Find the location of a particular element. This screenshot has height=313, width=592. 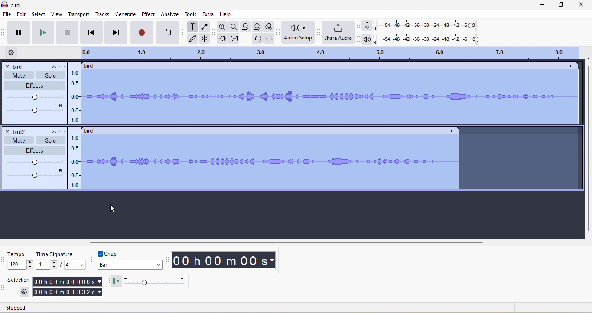

00 h 00 m 00 s is located at coordinates (224, 261).